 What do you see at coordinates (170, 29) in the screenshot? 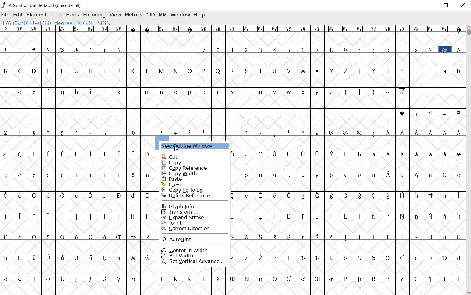
I see `unicode code points` at bounding box center [170, 29].